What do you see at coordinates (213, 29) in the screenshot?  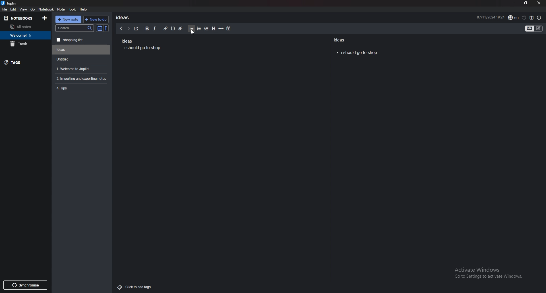 I see `heading` at bounding box center [213, 29].